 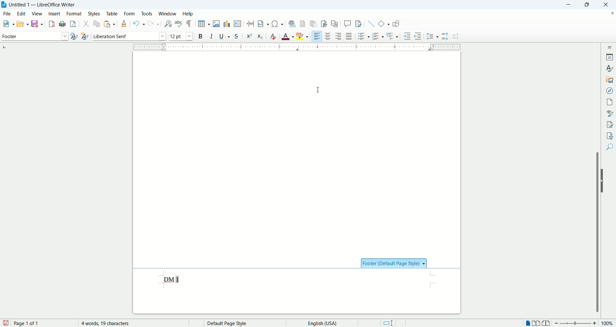 What do you see at coordinates (604, 181) in the screenshot?
I see `hide` at bounding box center [604, 181].